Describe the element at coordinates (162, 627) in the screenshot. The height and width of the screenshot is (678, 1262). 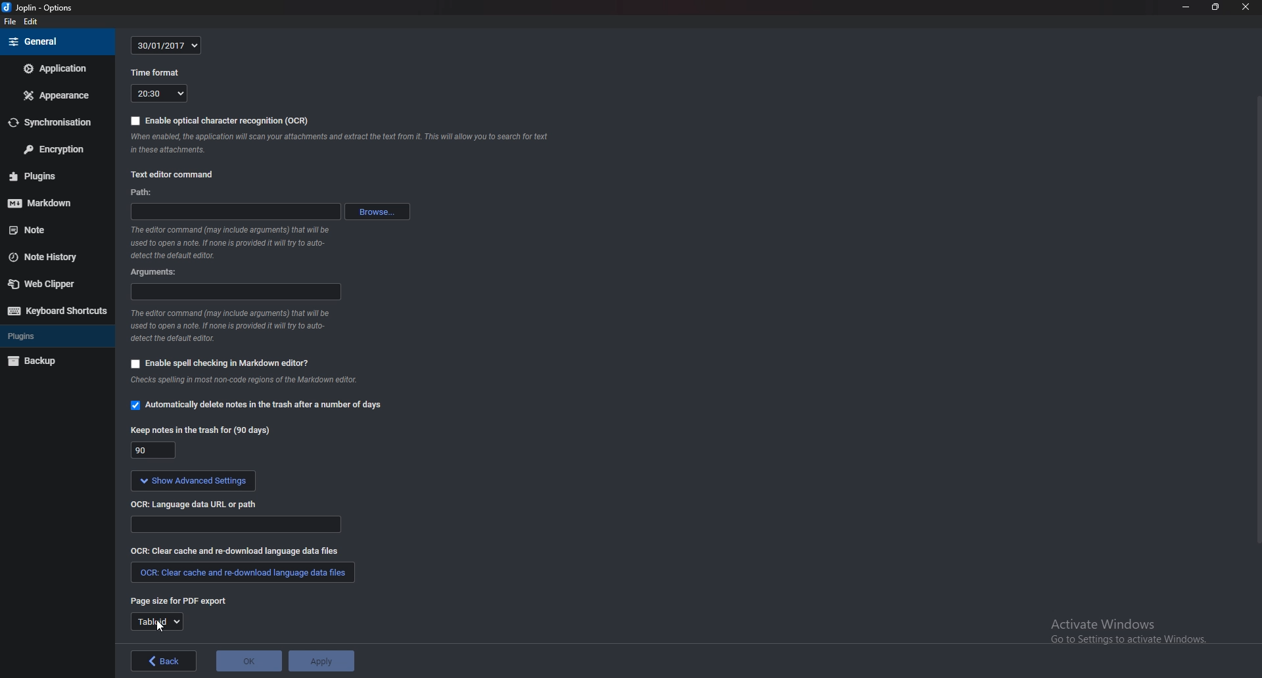
I see `cursor` at that location.